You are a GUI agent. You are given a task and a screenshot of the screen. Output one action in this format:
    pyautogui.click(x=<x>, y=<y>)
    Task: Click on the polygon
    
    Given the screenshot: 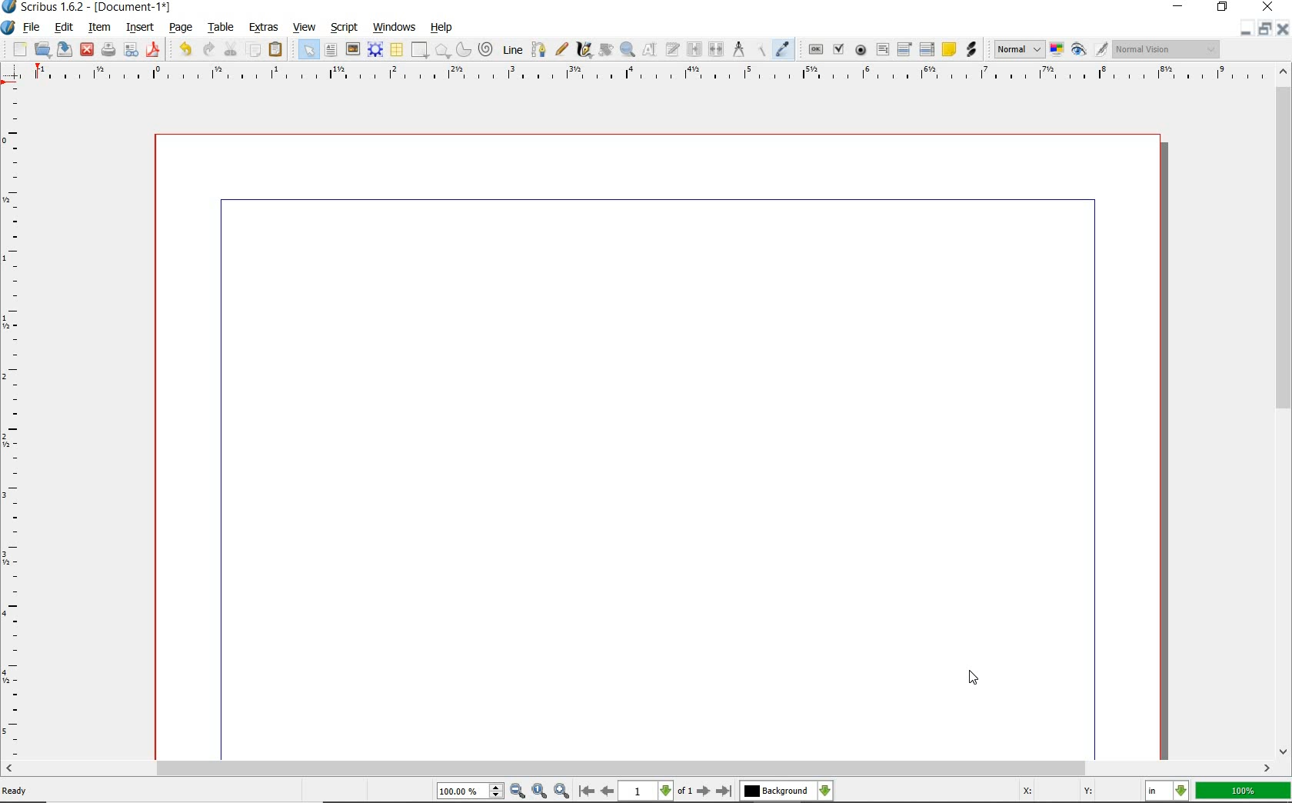 What is the action you would take?
    pyautogui.click(x=442, y=51)
    